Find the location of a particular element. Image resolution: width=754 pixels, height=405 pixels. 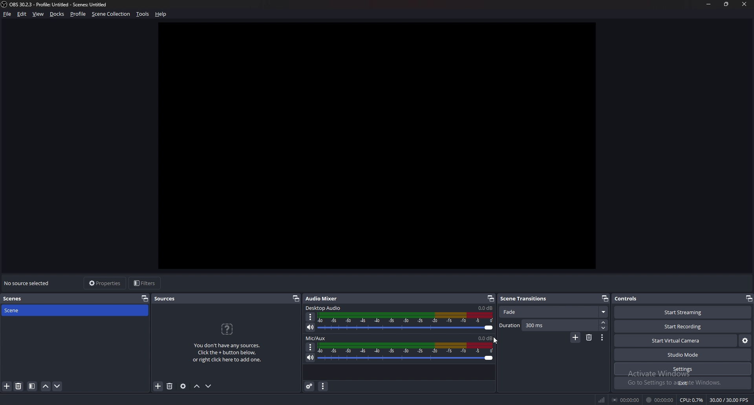

no sources selected is located at coordinates (28, 283).